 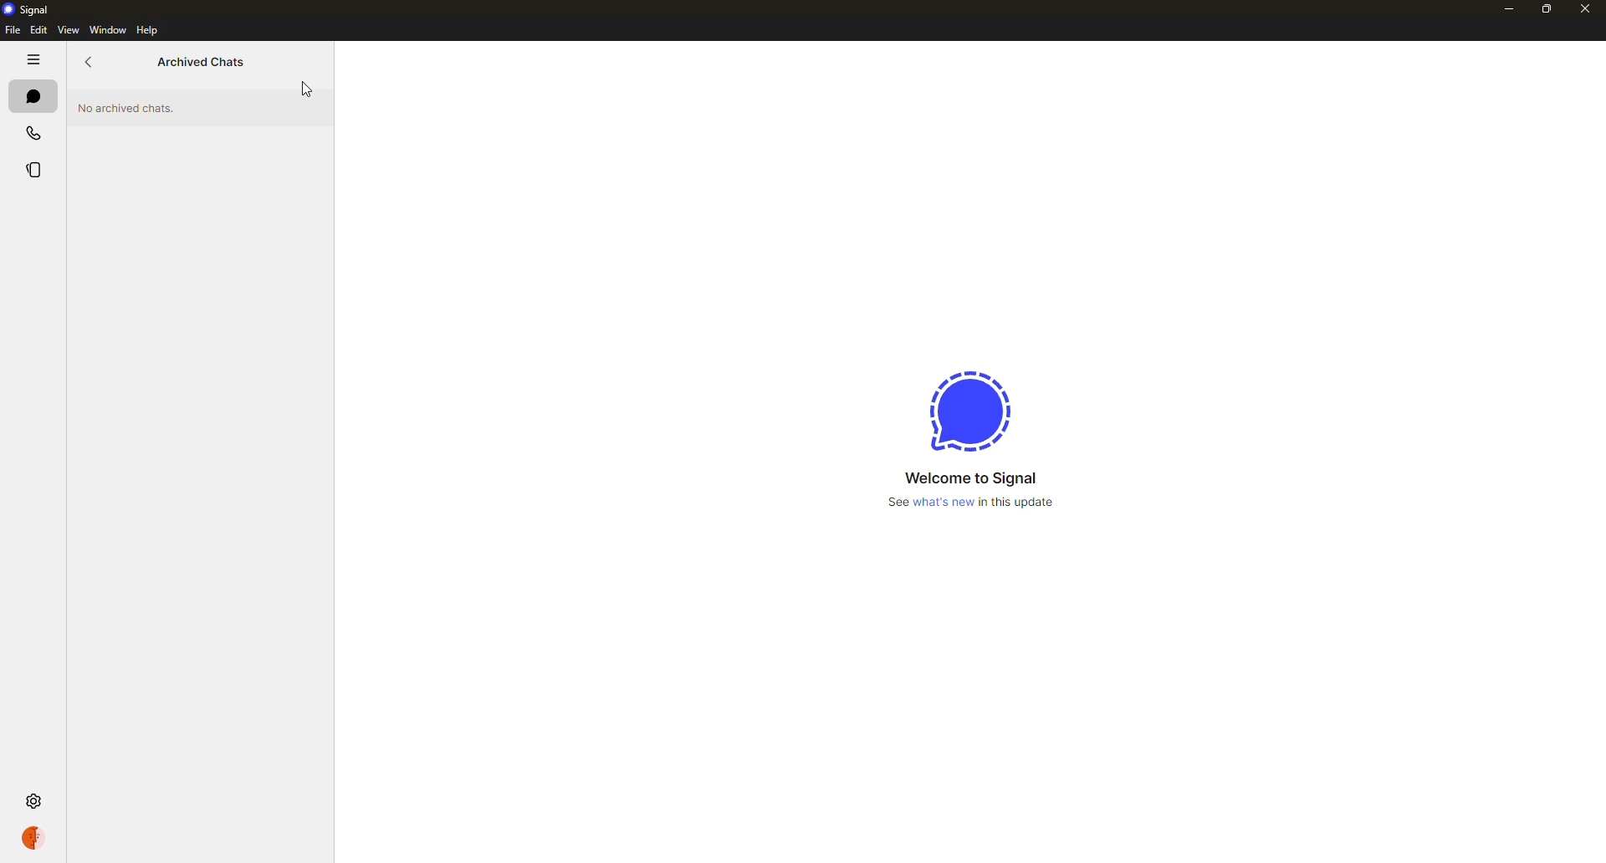 I want to click on close, so click(x=1587, y=9).